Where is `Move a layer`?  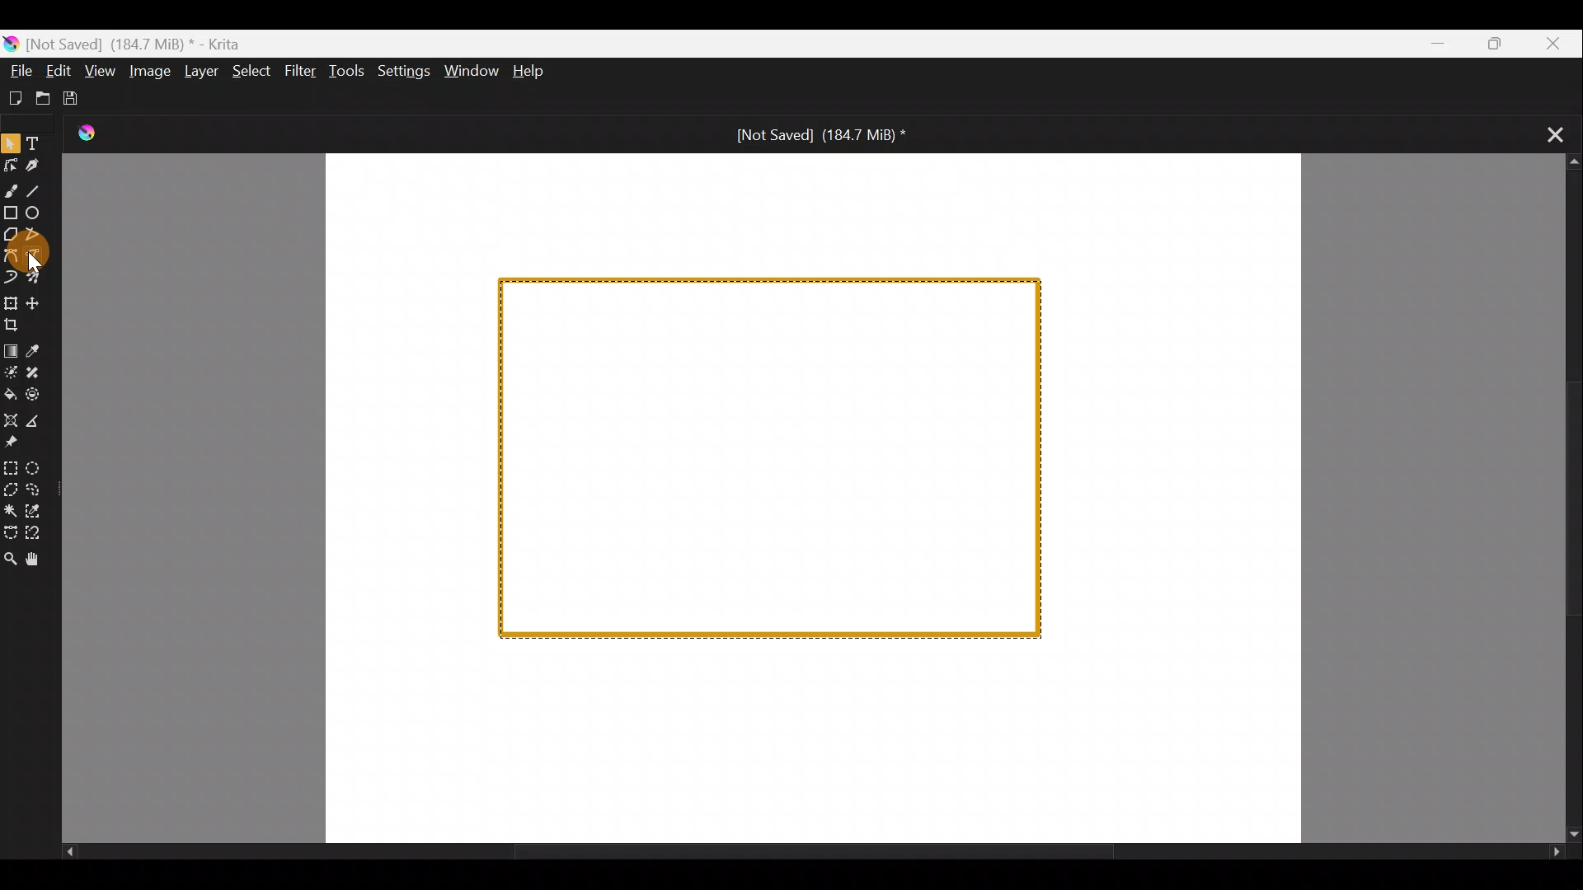 Move a layer is located at coordinates (36, 305).